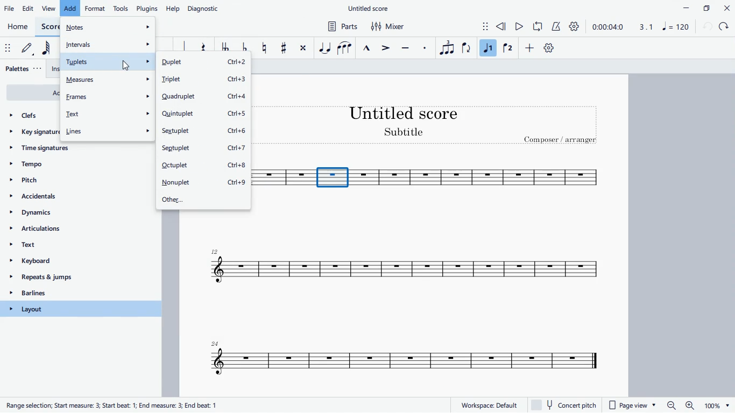 Image resolution: width=735 pixels, height=413 pixels. What do you see at coordinates (50, 198) in the screenshot?
I see `accidentals` at bounding box center [50, 198].